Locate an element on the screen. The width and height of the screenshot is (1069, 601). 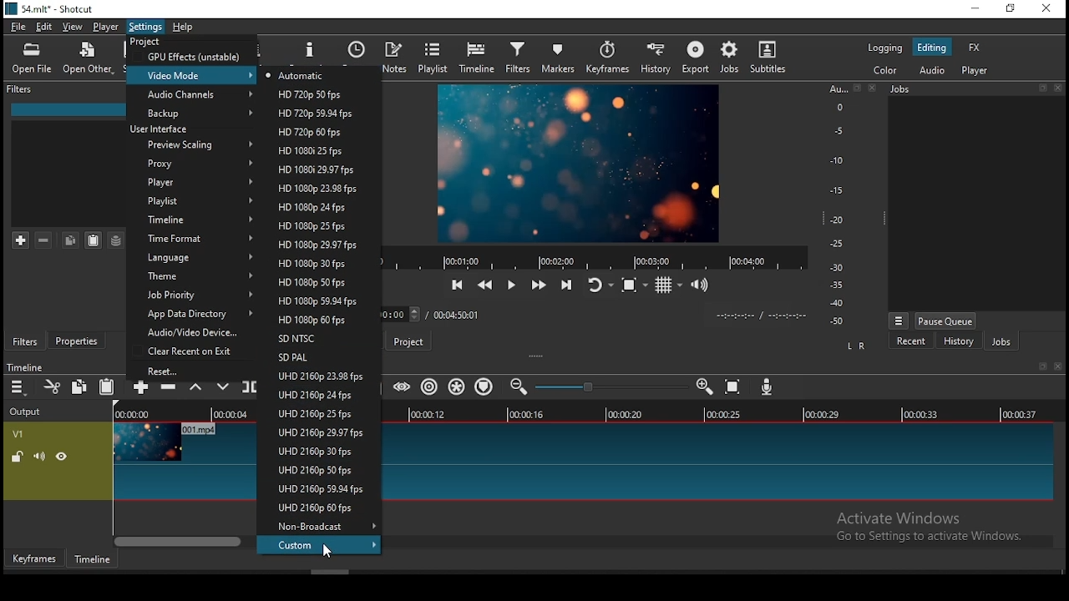
fx is located at coordinates (976, 48).